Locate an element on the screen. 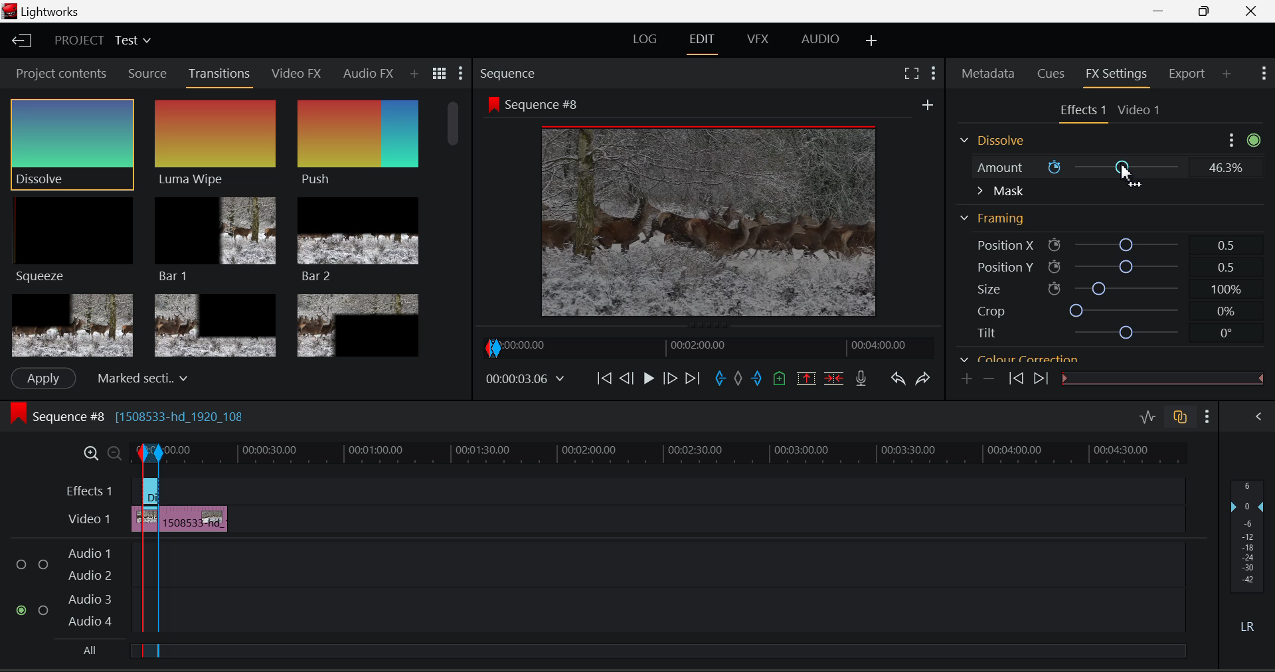 Image resolution: width=1275 pixels, height=672 pixels. Audio 2 is located at coordinates (89, 572).